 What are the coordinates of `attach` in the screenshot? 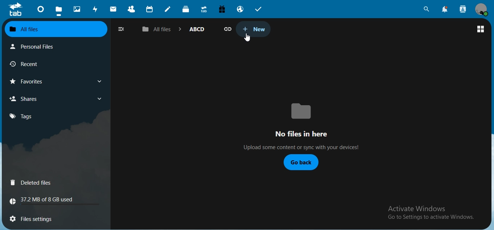 It's located at (229, 29).